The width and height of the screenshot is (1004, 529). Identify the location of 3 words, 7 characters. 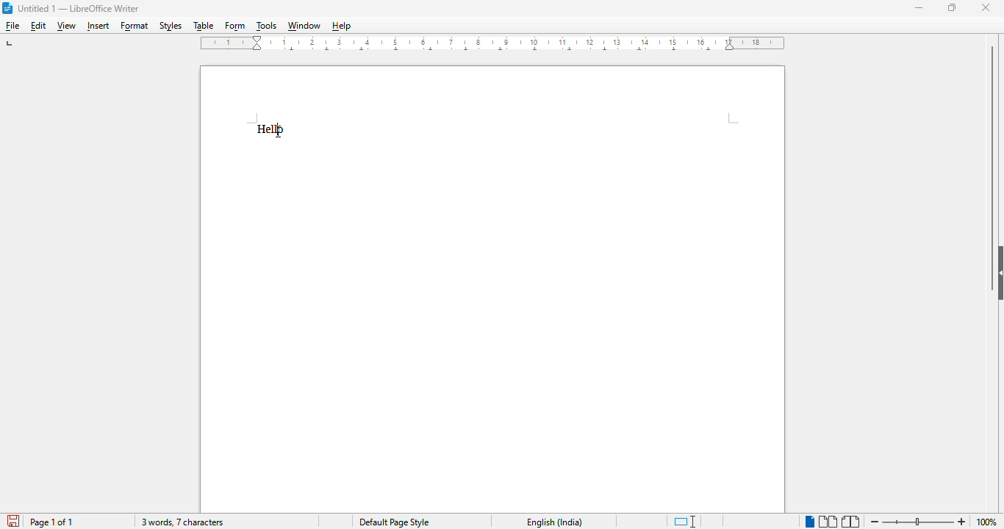
(182, 522).